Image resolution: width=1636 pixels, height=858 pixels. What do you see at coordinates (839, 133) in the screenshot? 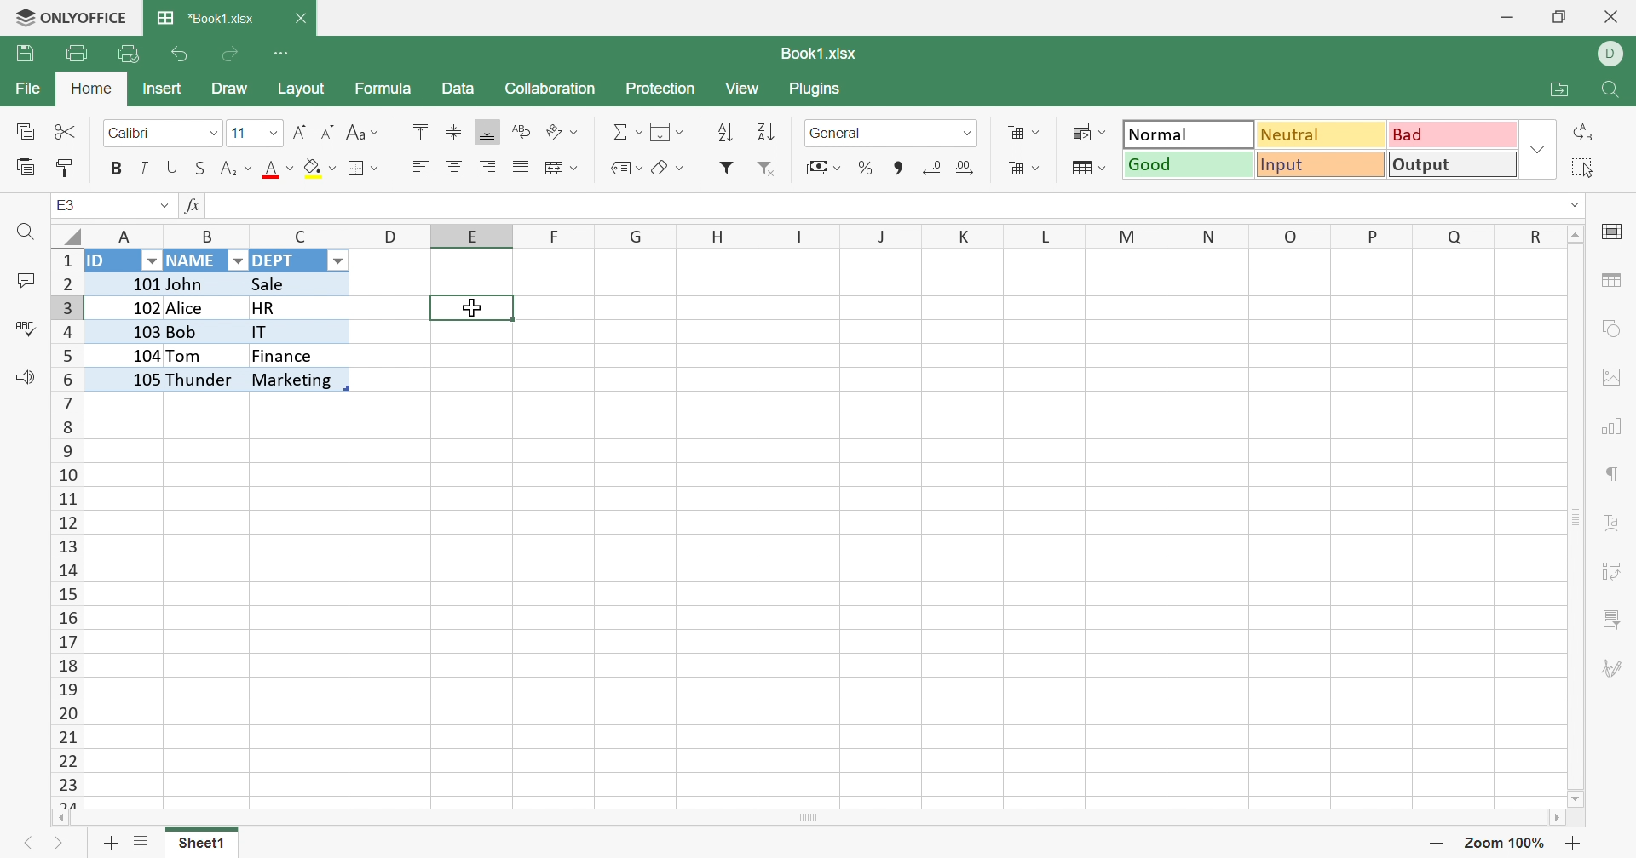
I see `General` at bounding box center [839, 133].